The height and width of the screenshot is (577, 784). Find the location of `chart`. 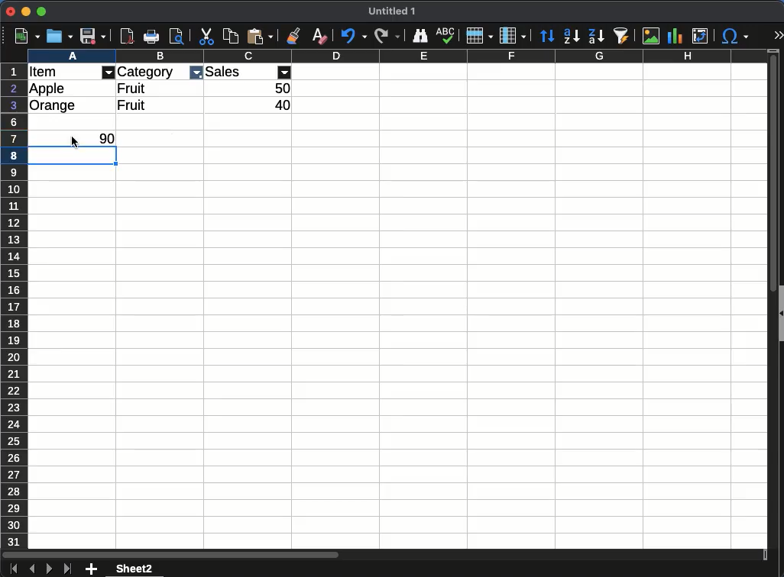

chart is located at coordinates (678, 36).